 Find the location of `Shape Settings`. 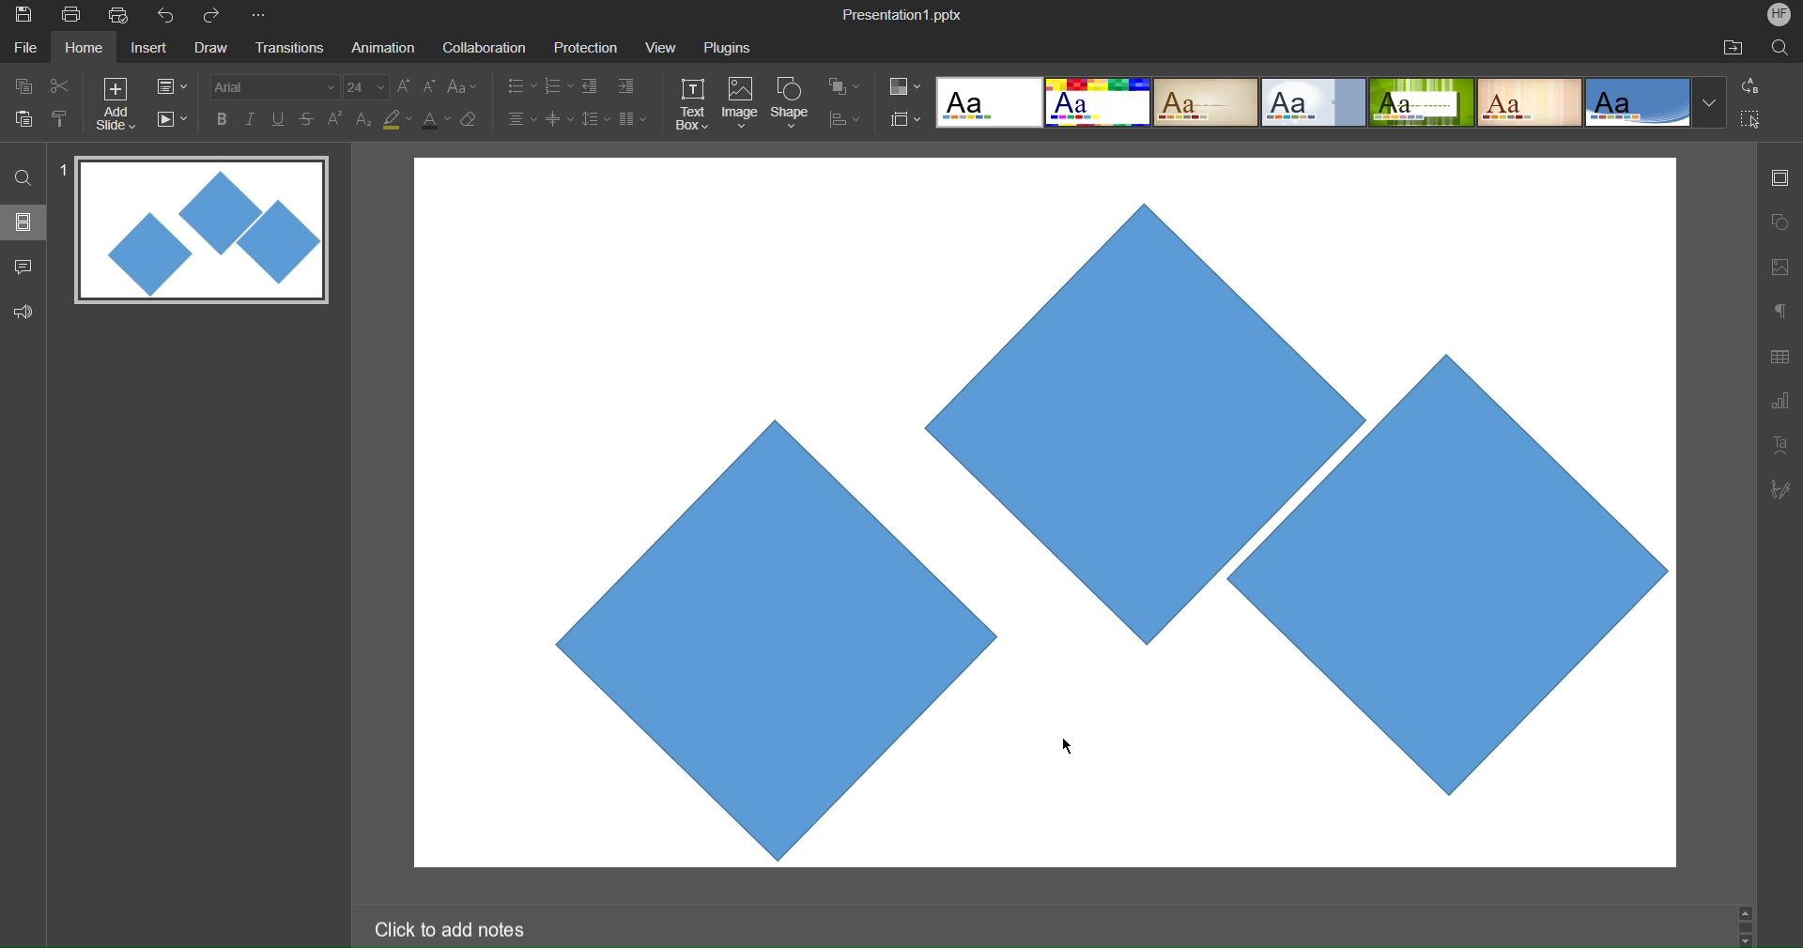

Shape Settings is located at coordinates (1780, 223).